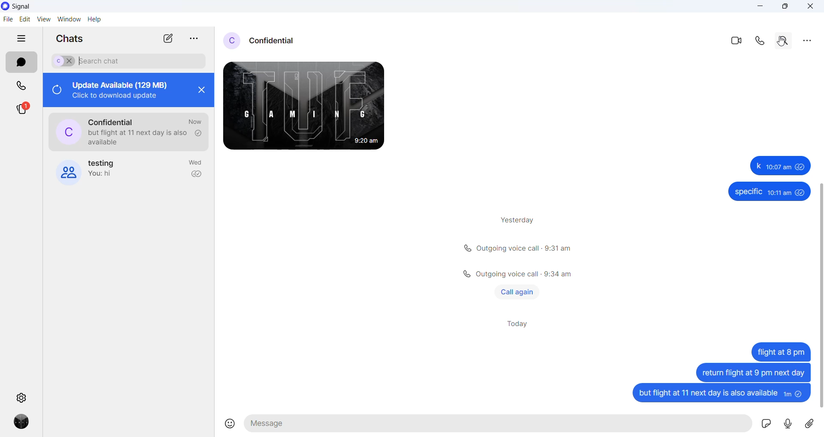 The width and height of the screenshot is (824, 437). I want to click on yesterday text, so click(514, 218).